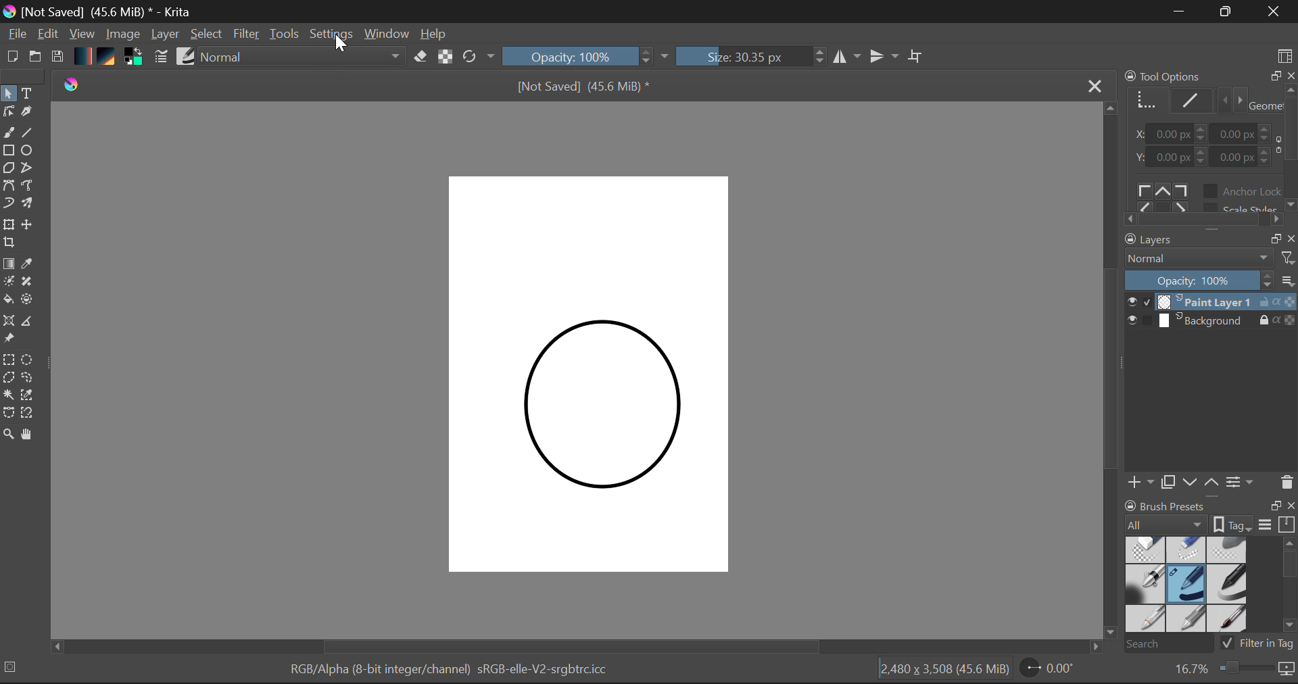 The image size is (1298, 684). Describe the element at coordinates (82, 34) in the screenshot. I see `View` at that location.